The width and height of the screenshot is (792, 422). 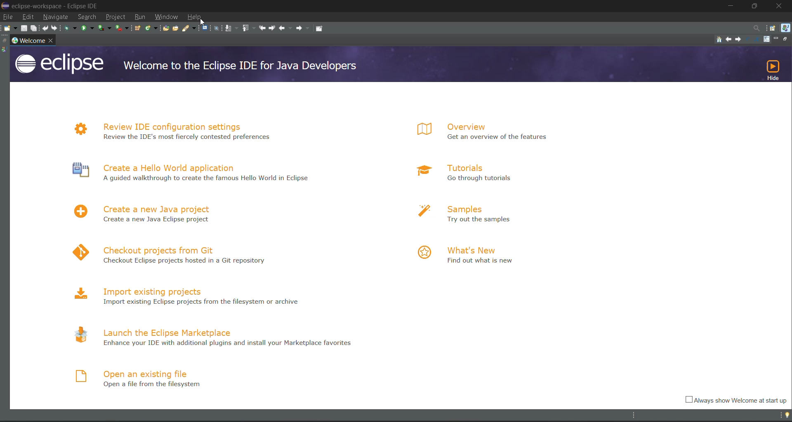 What do you see at coordinates (30, 17) in the screenshot?
I see `edit` at bounding box center [30, 17].